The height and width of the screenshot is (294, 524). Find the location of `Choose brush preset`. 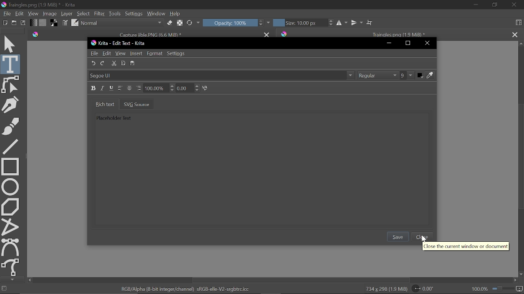

Choose brush preset is located at coordinates (75, 22).